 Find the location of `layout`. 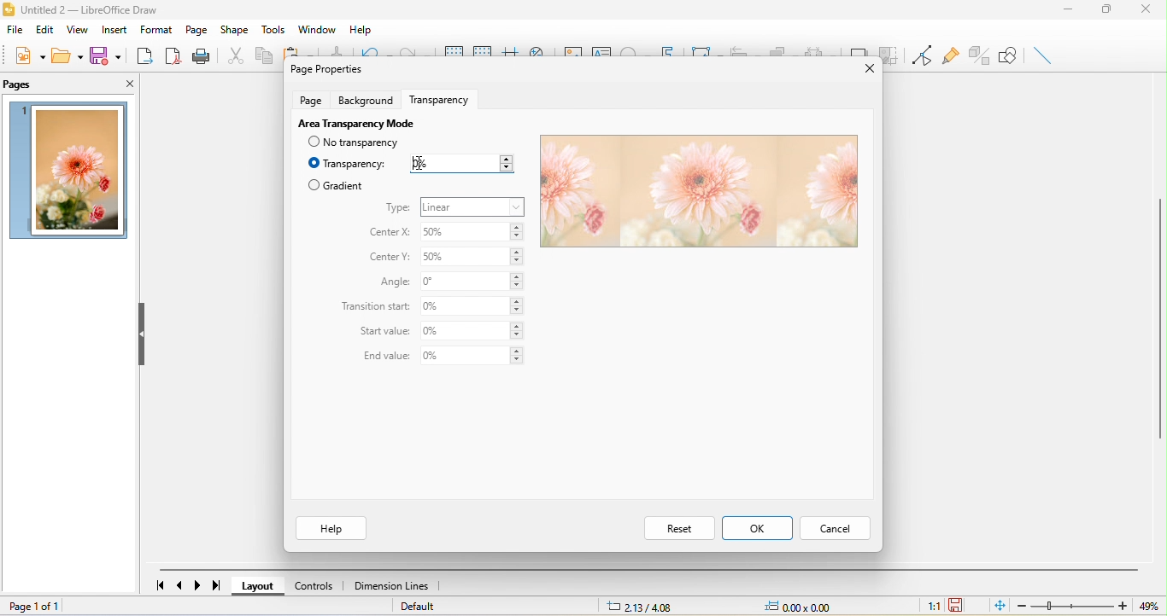

layout is located at coordinates (262, 586).